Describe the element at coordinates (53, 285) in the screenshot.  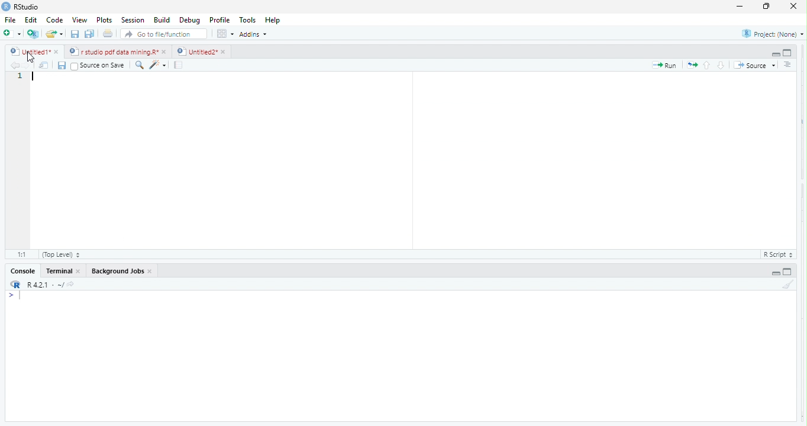
I see ` R421: ~/` at that location.